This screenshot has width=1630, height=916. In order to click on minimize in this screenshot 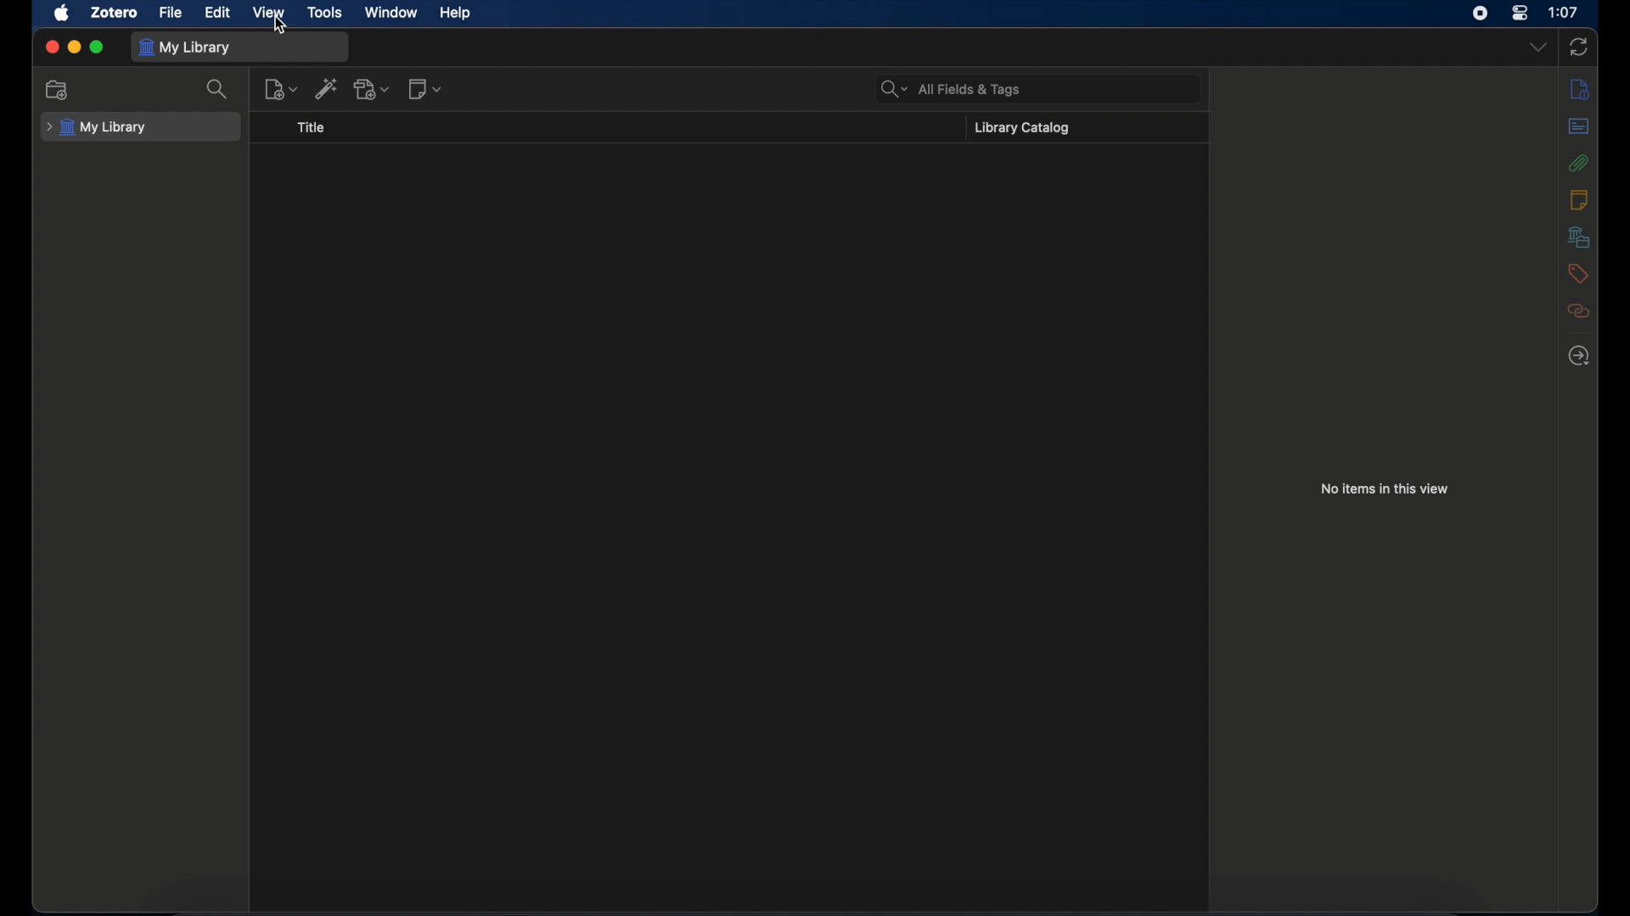, I will do `click(73, 47)`.